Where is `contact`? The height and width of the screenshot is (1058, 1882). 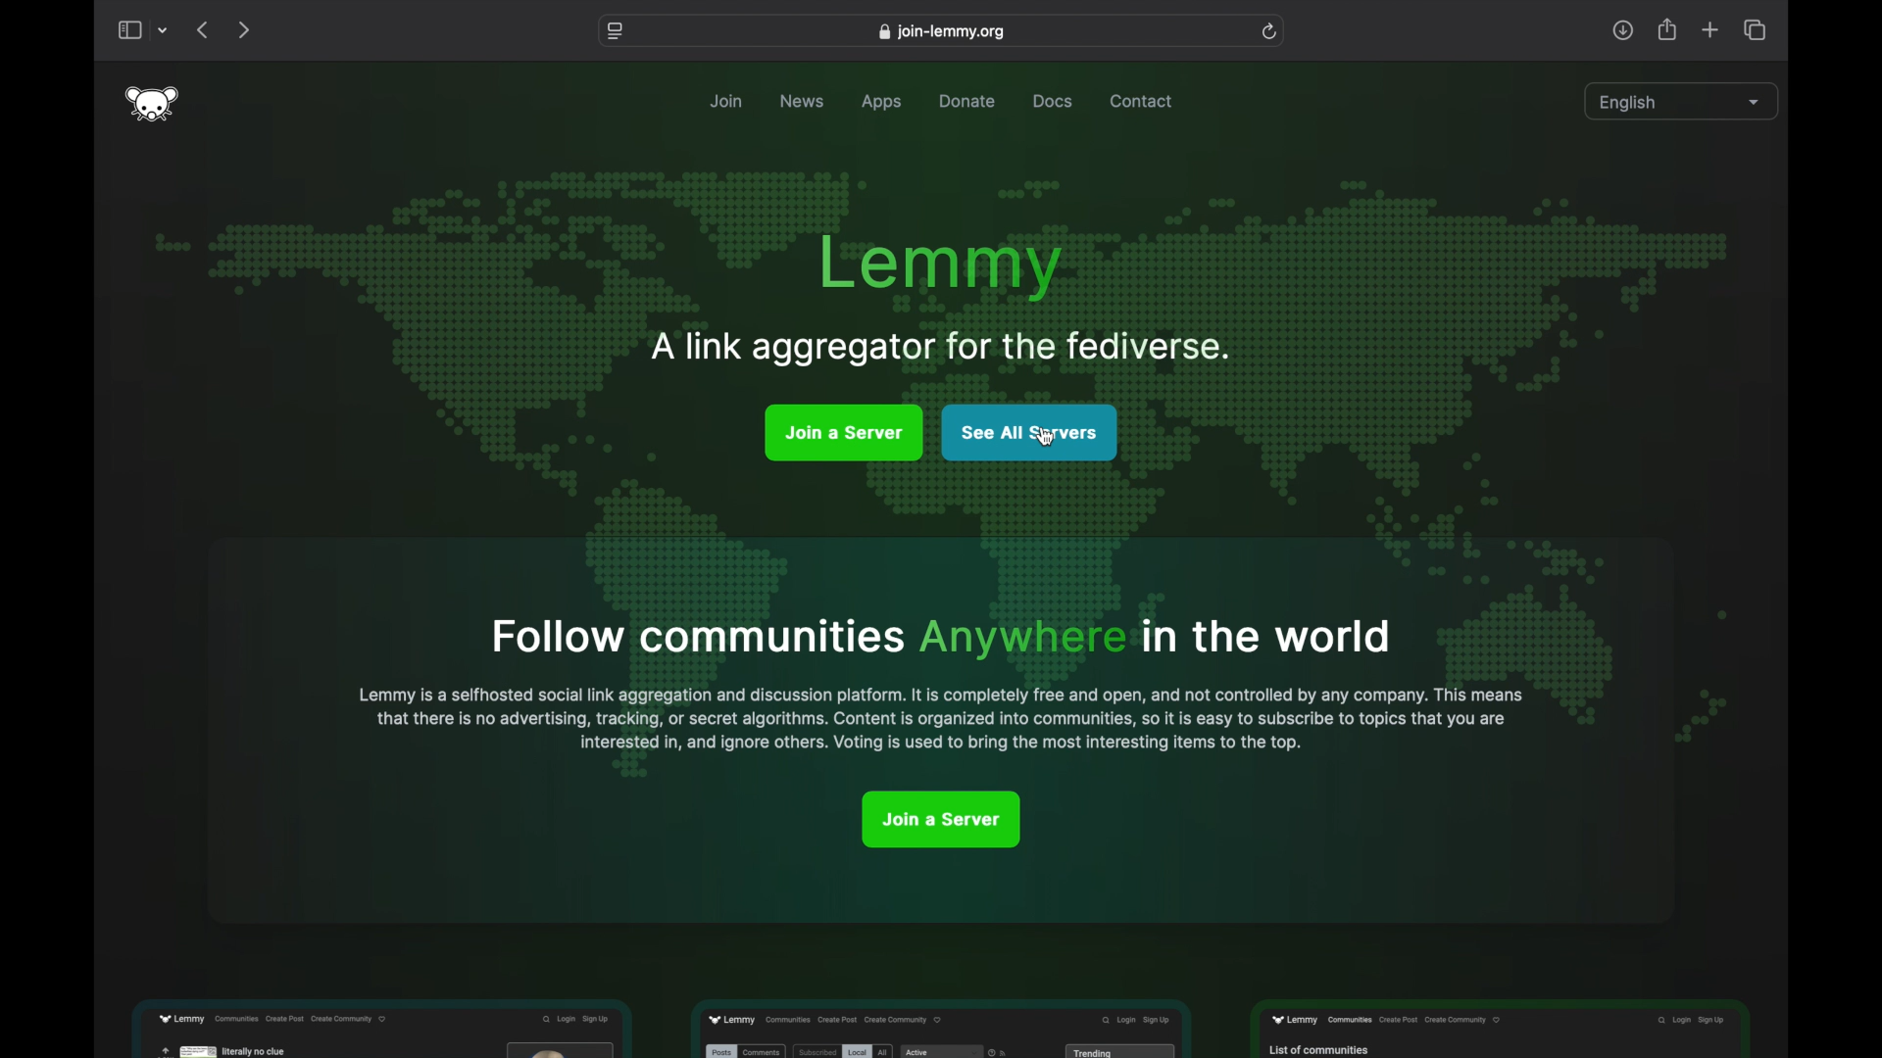
contact is located at coordinates (1141, 102).